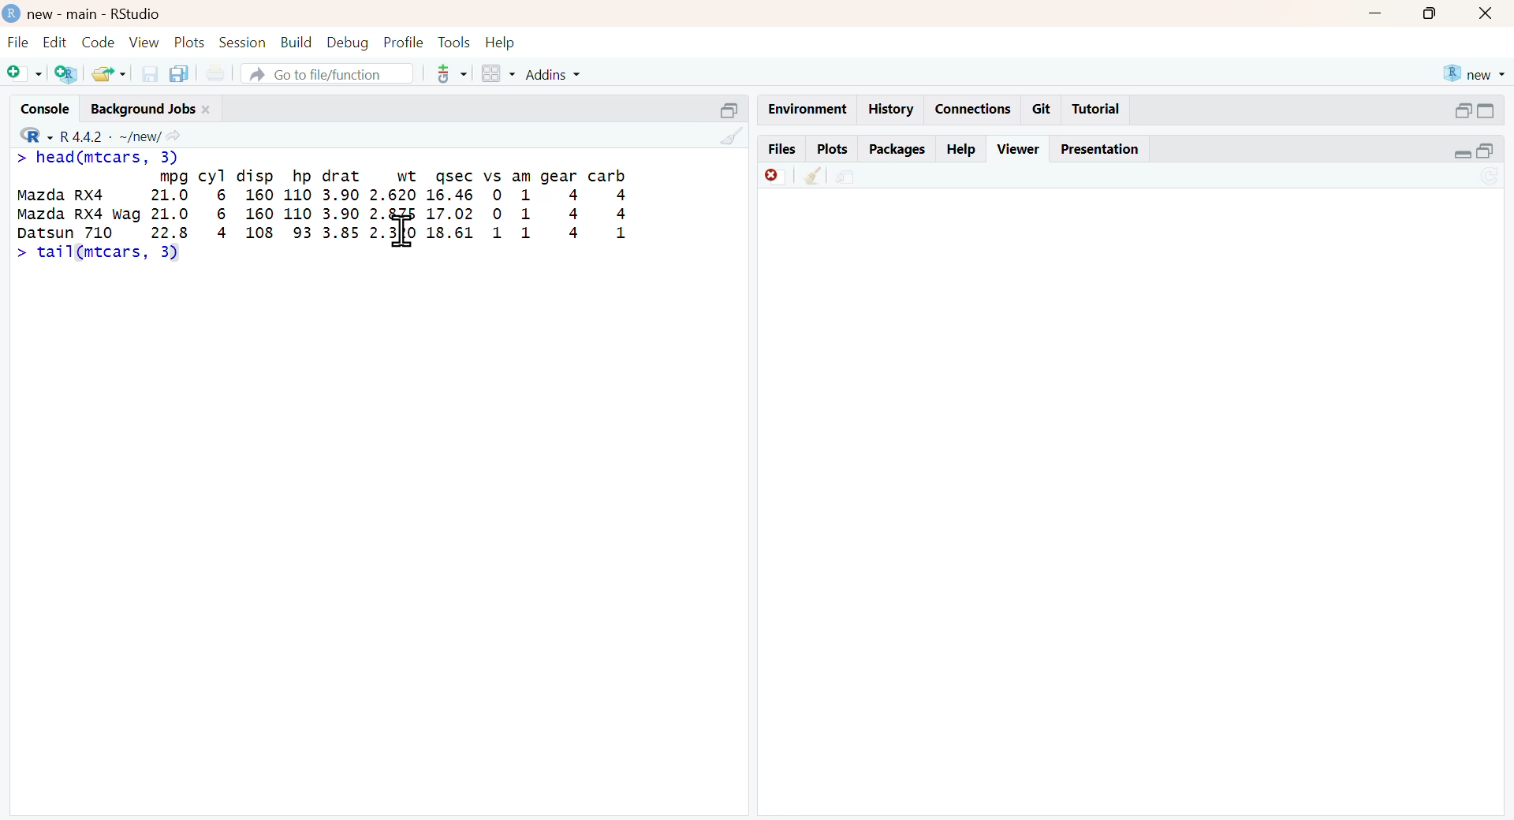  Describe the element at coordinates (401, 40) in the screenshot. I see `Profile` at that location.